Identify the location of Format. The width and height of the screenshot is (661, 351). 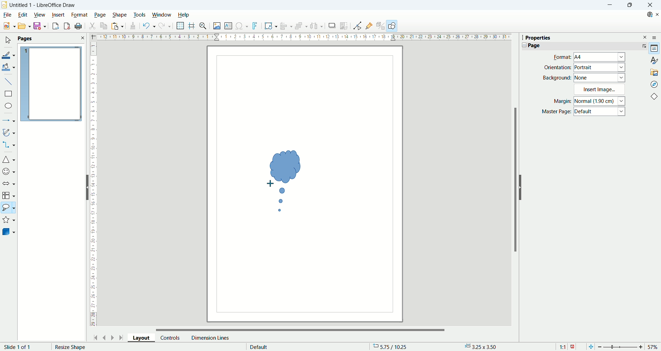
(560, 57).